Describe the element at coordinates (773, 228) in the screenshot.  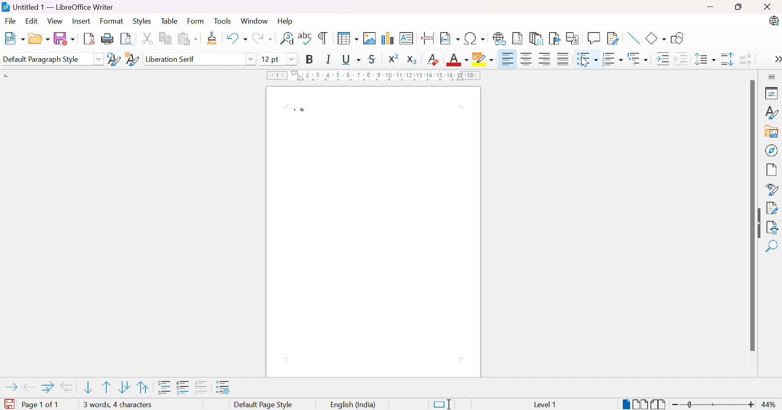
I see `Accessibility check` at that location.